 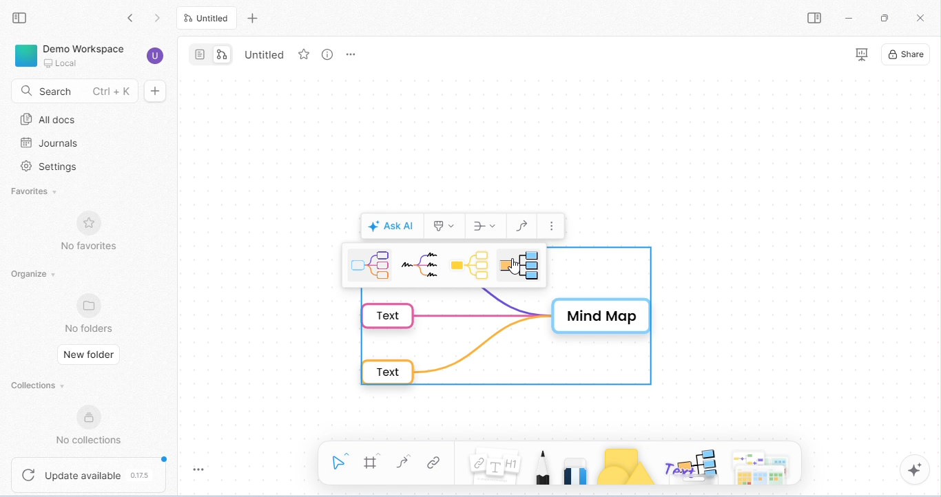 I want to click on favorite, so click(x=306, y=54).